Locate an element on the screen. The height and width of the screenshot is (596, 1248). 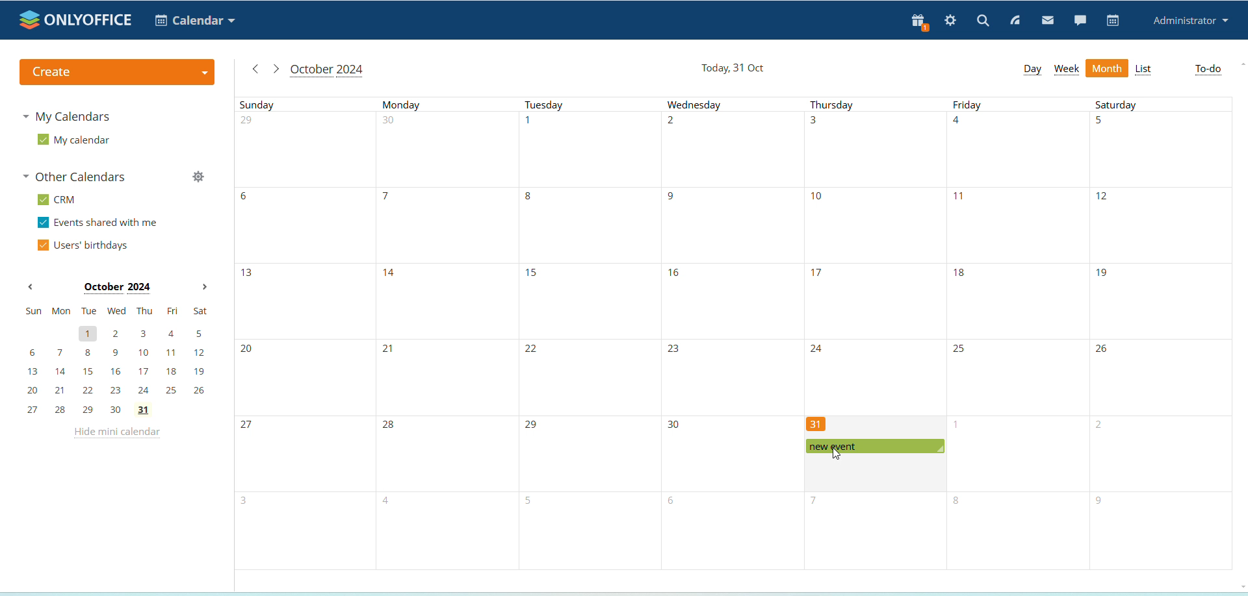
scroll down is located at coordinates (1240, 585).